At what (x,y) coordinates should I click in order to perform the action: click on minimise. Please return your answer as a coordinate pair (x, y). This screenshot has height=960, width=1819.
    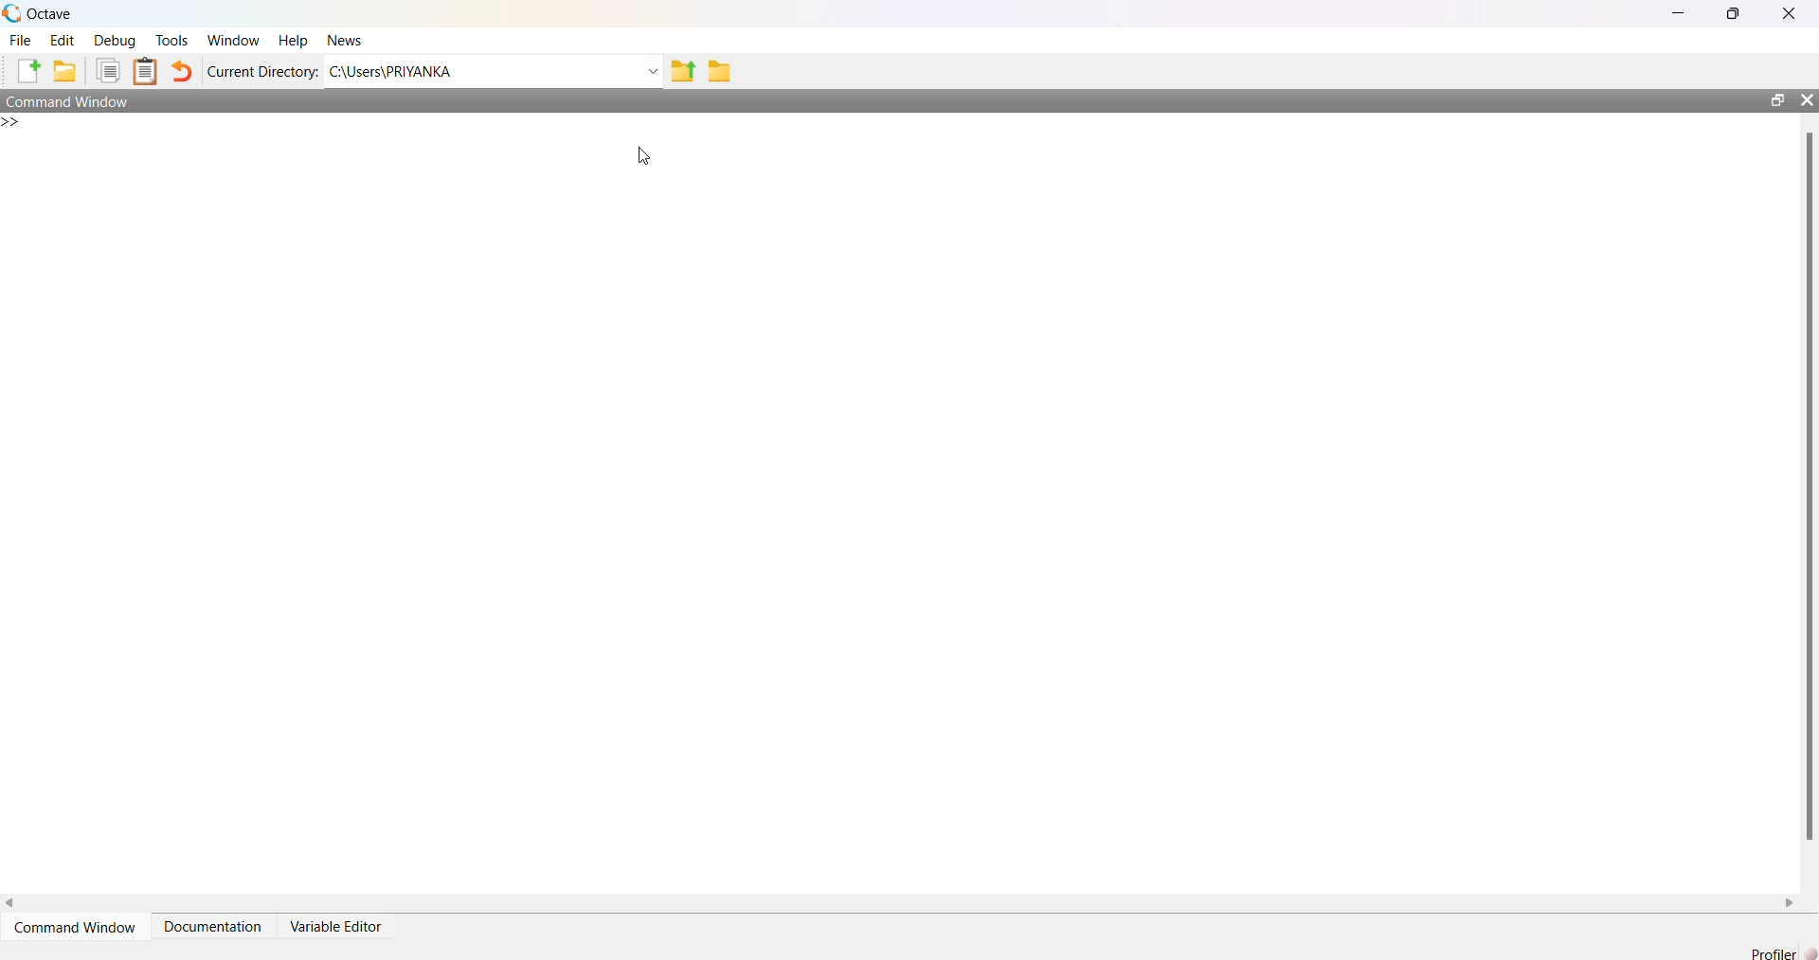
    Looking at the image, I should click on (1679, 11).